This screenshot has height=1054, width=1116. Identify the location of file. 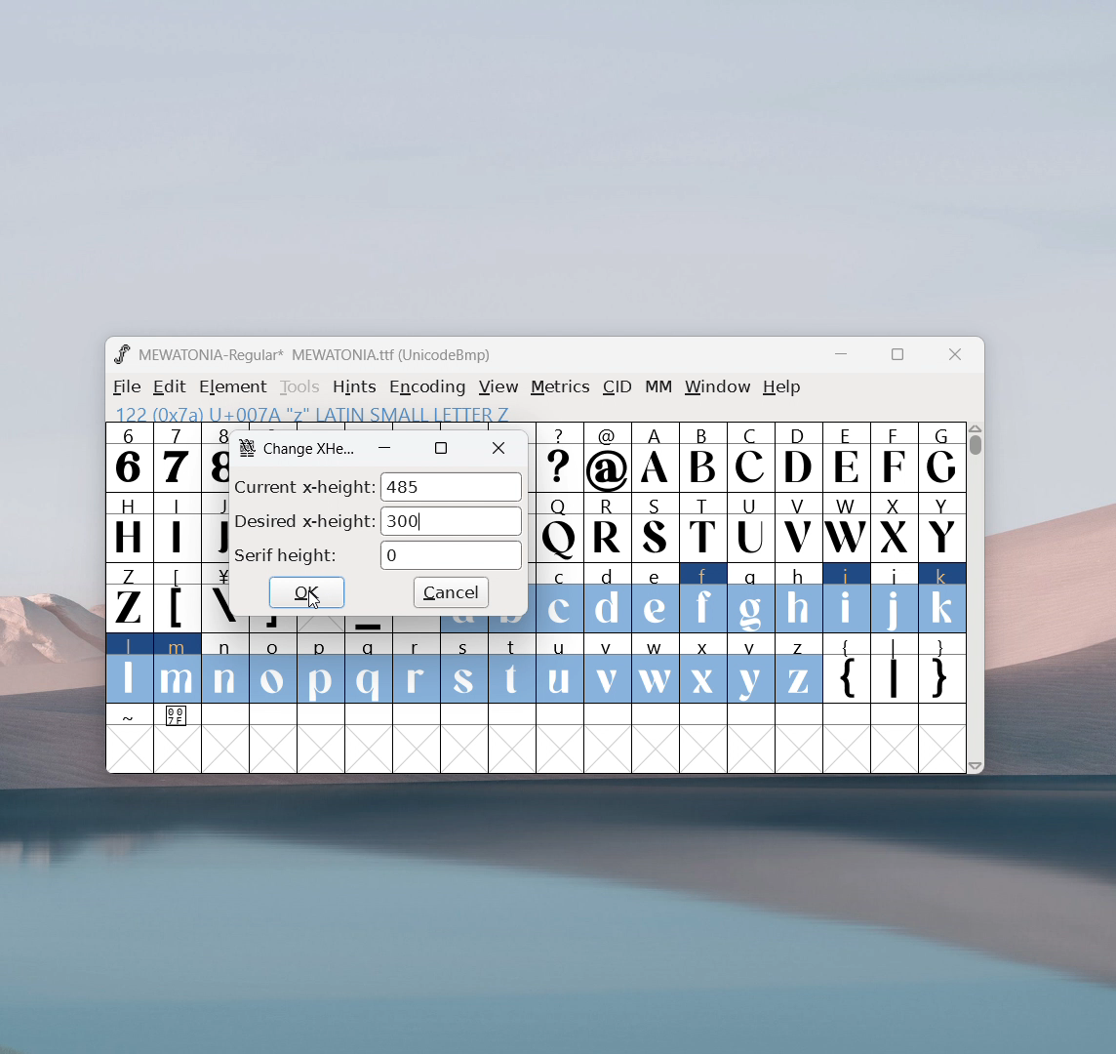
(124, 387).